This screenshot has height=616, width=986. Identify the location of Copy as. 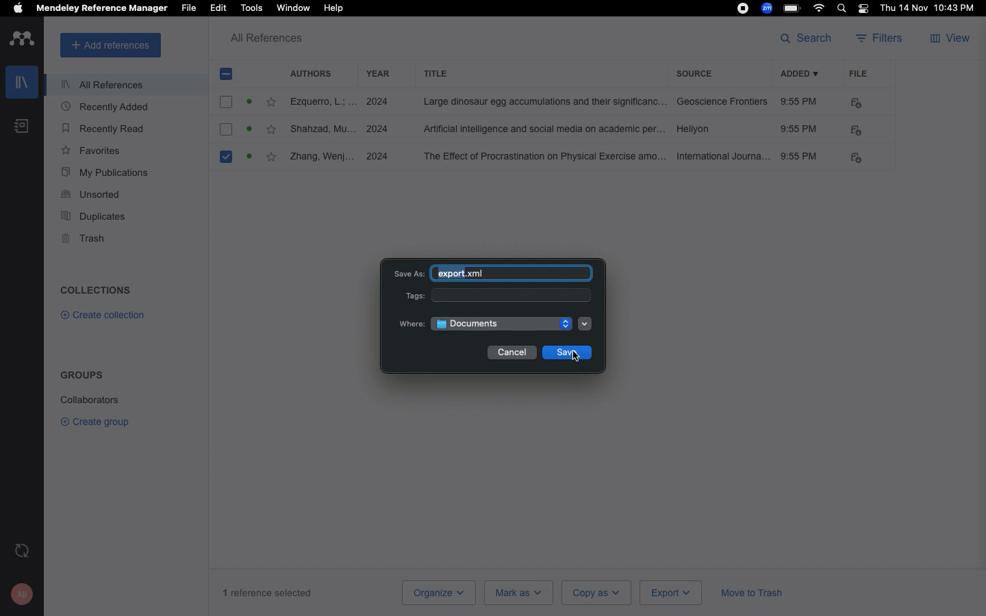
(595, 593).